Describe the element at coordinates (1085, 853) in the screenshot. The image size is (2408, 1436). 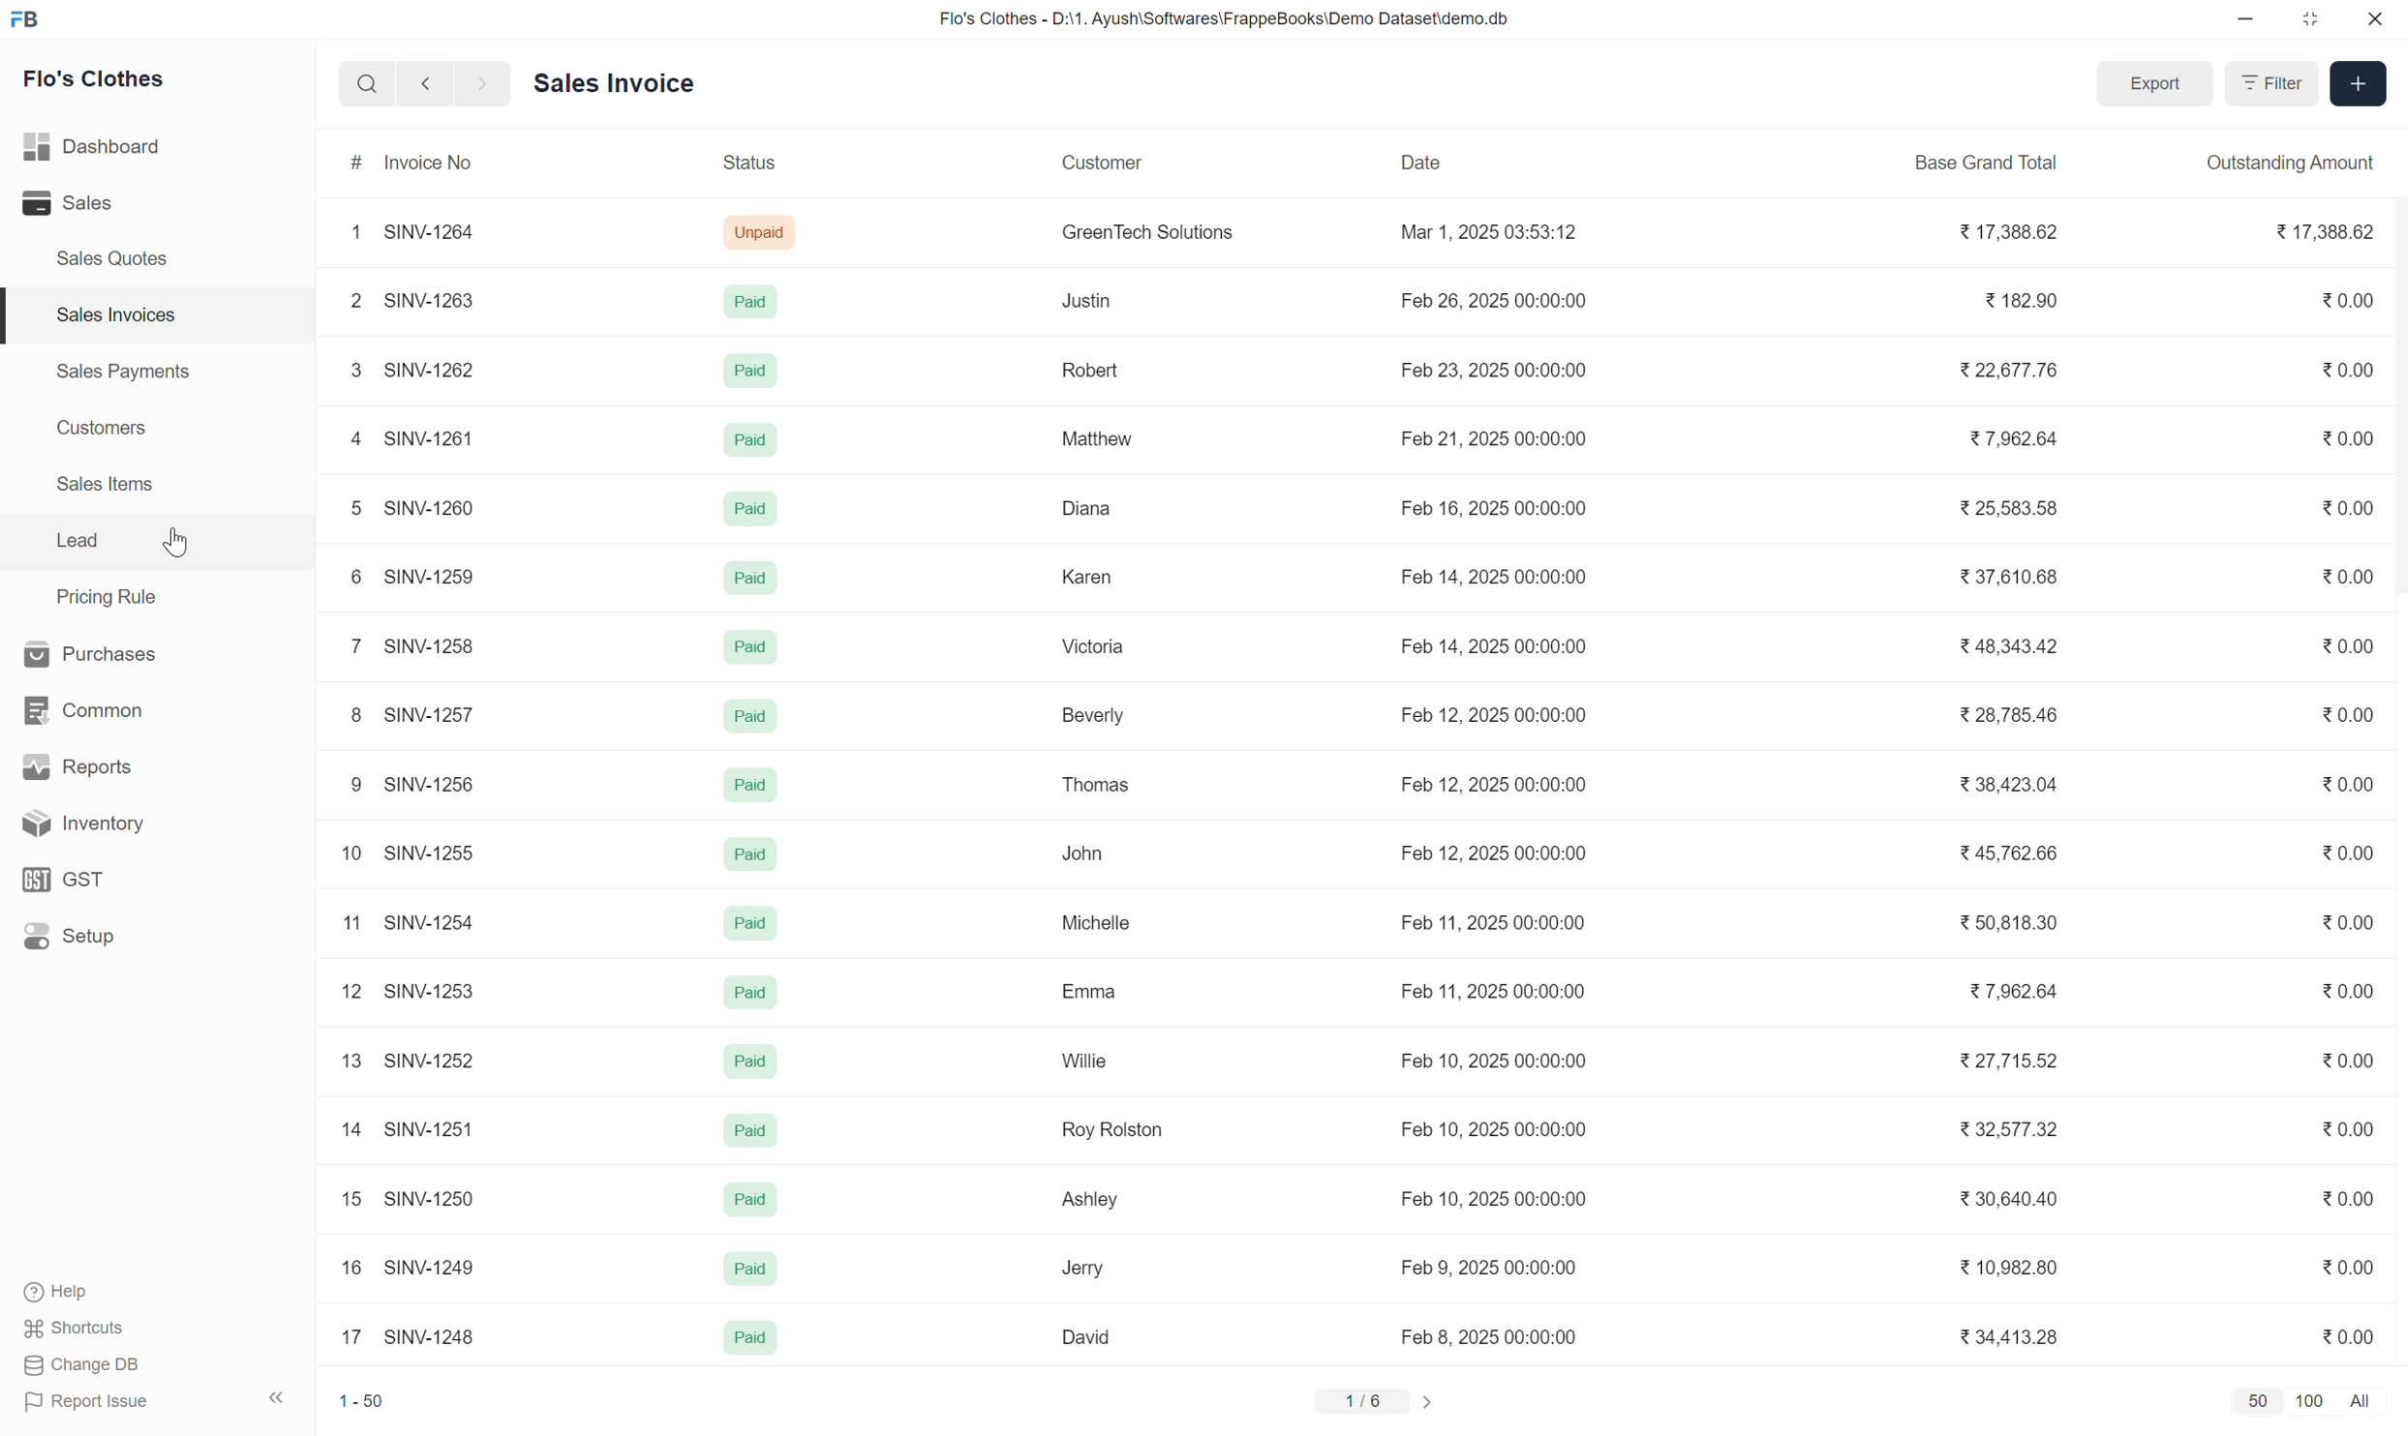
I see `John` at that location.